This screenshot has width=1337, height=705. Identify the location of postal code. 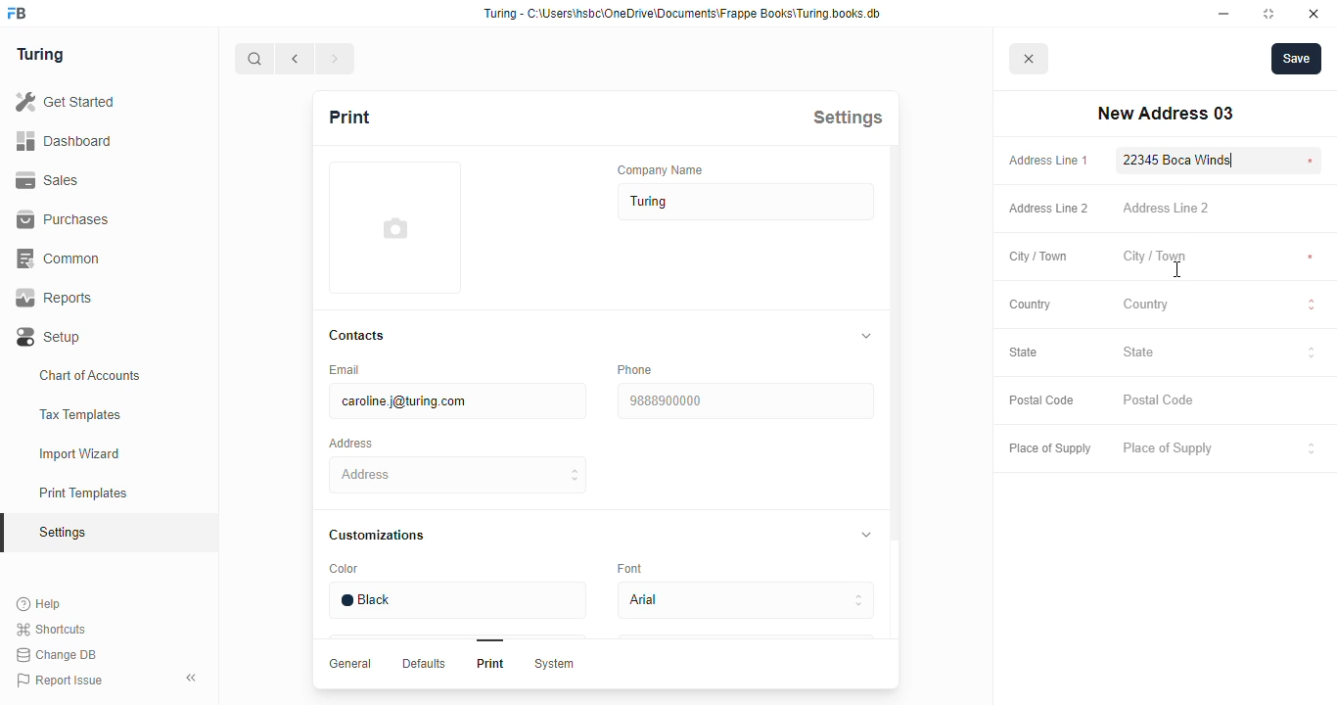
(1160, 400).